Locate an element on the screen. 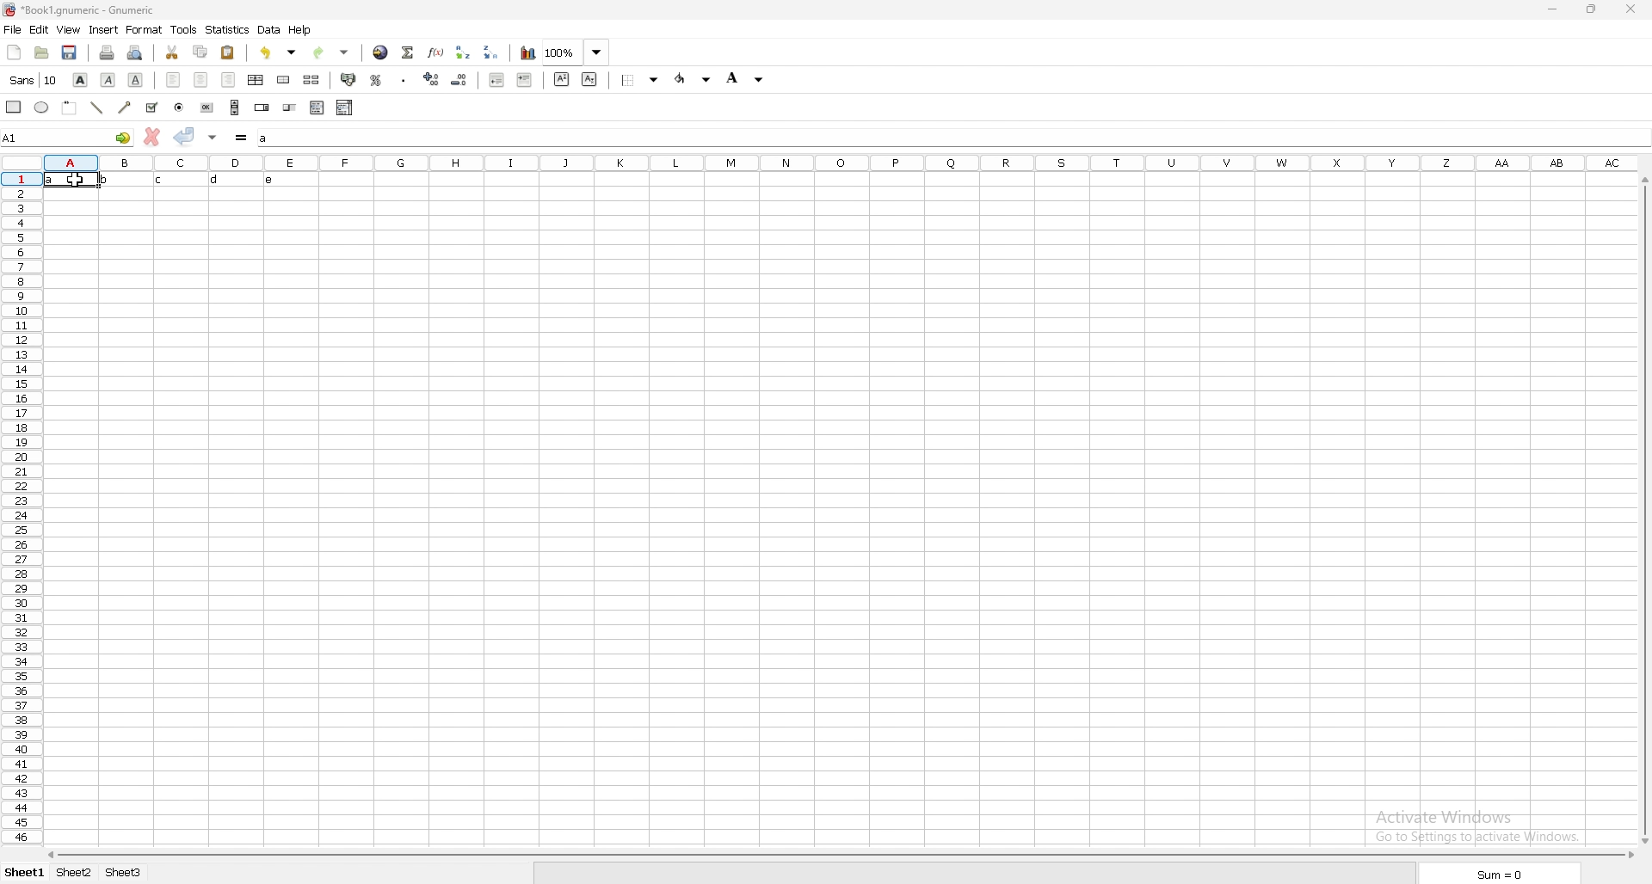 The image size is (1652, 884). zoom is located at coordinates (576, 52).